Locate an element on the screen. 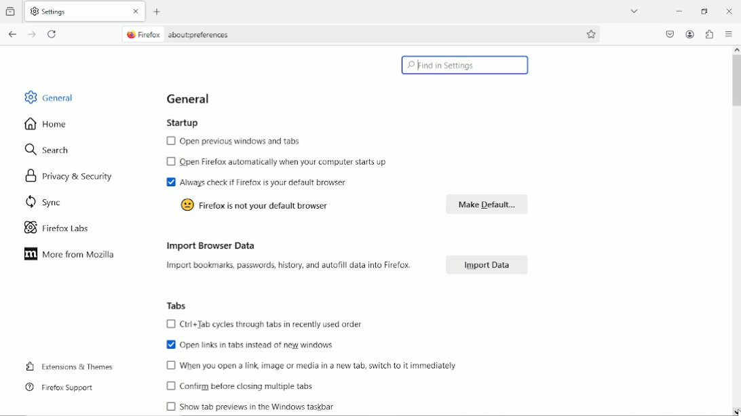 The image size is (741, 416). Settings is located at coordinates (55, 11).